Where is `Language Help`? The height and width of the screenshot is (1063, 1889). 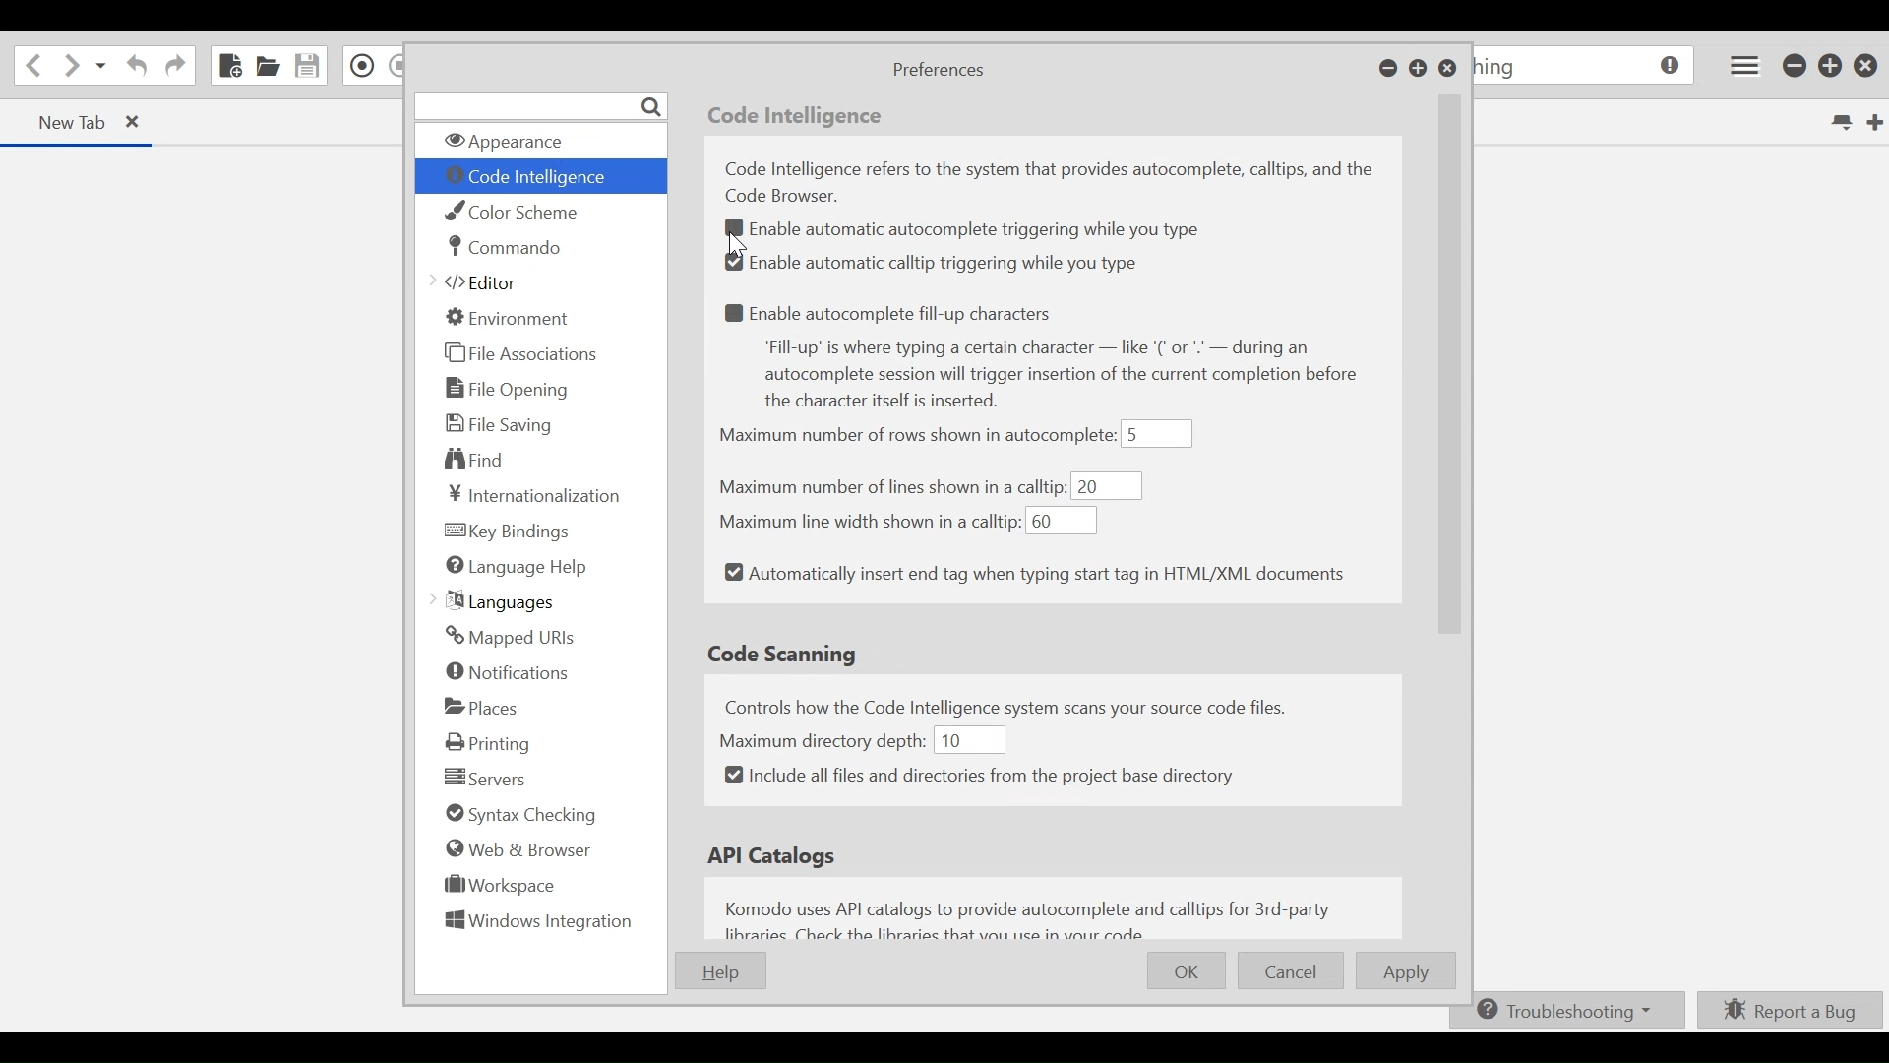
Language Help is located at coordinates (517, 568).